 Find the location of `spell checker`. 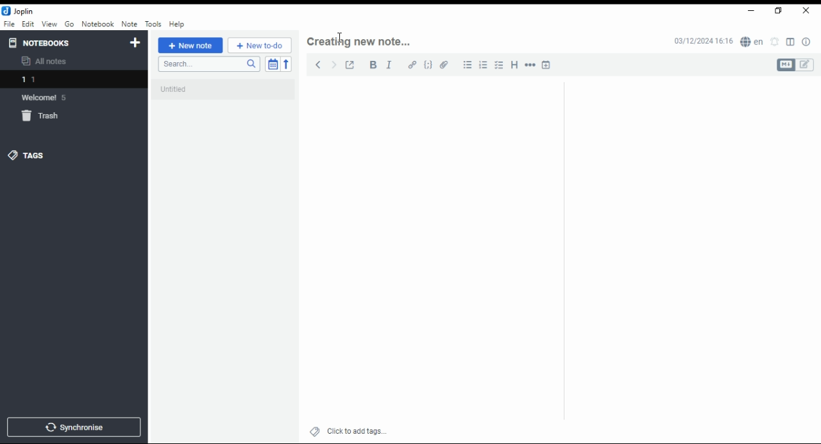

spell checker is located at coordinates (753, 41).